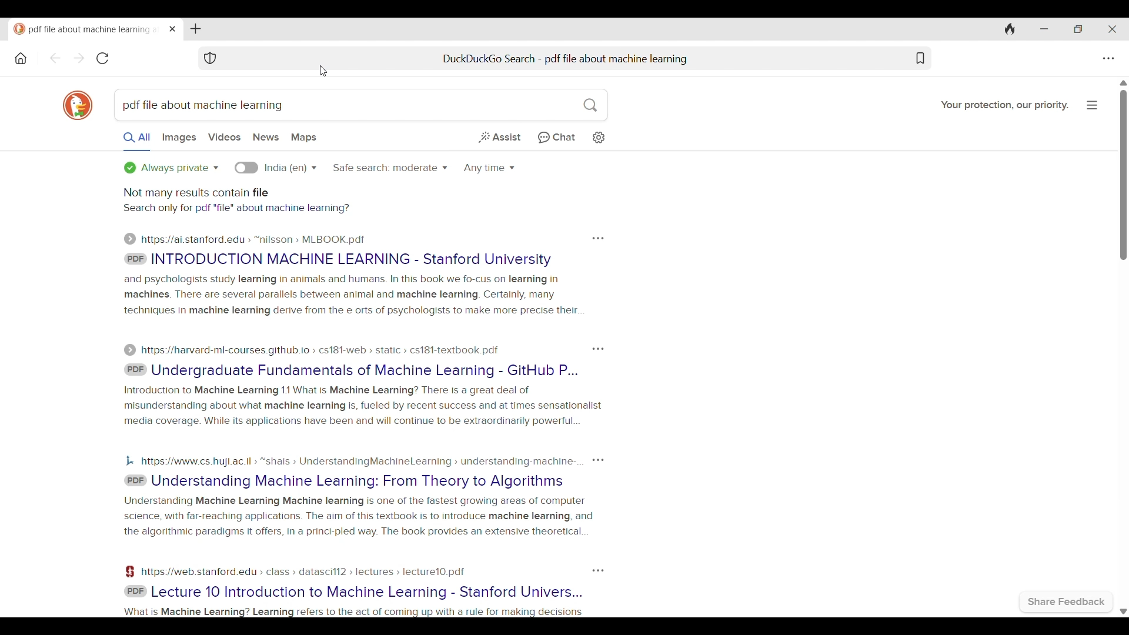  What do you see at coordinates (1108, 59) in the screenshot?
I see `Browser settings` at bounding box center [1108, 59].